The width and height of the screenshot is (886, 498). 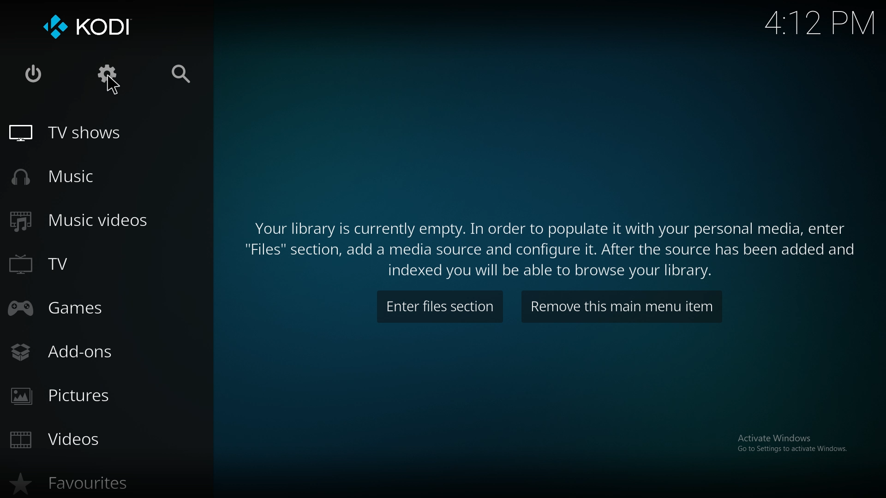 What do you see at coordinates (80, 395) in the screenshot?
I see `pictures` at bounding box center [80, 395].